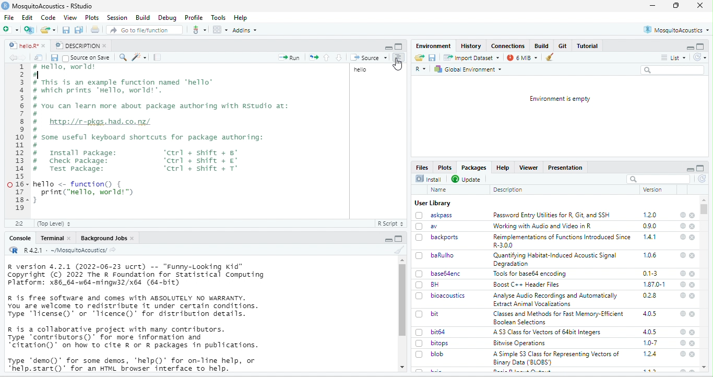 The image size is (713, 377). Describe the element at coordinates (655, 284) in the screenshot. I see `1.87.0-1` at that location.